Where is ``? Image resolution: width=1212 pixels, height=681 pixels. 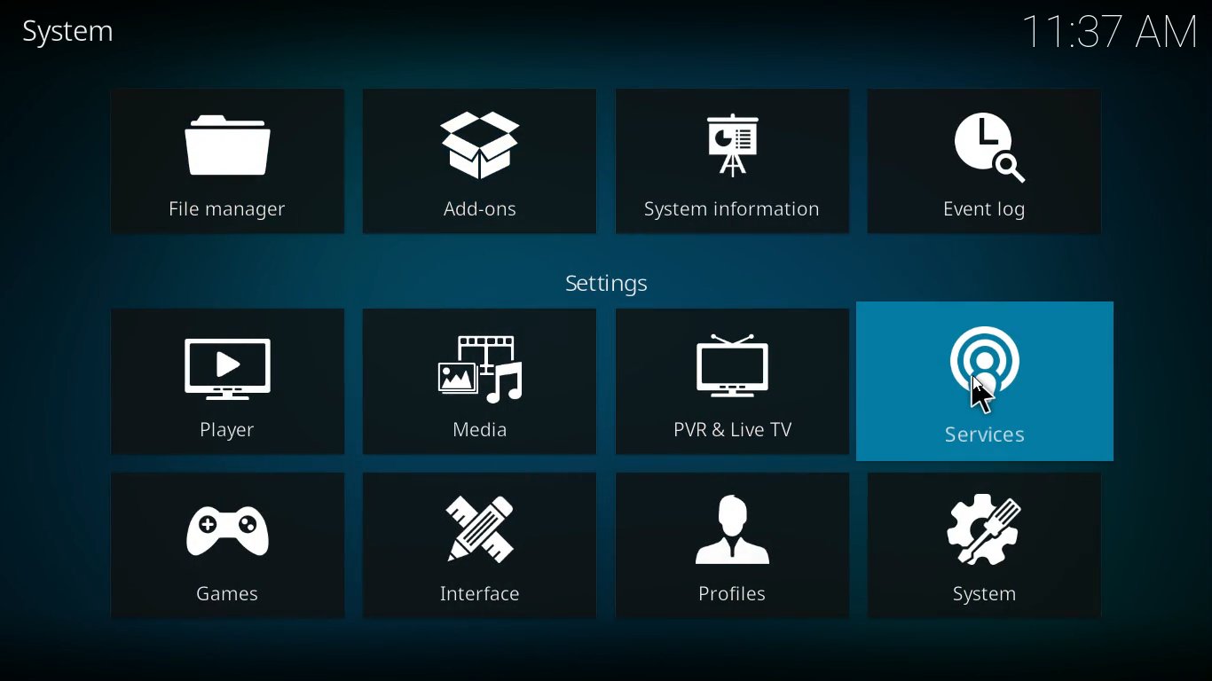
 is located at coordinates (982, 395).